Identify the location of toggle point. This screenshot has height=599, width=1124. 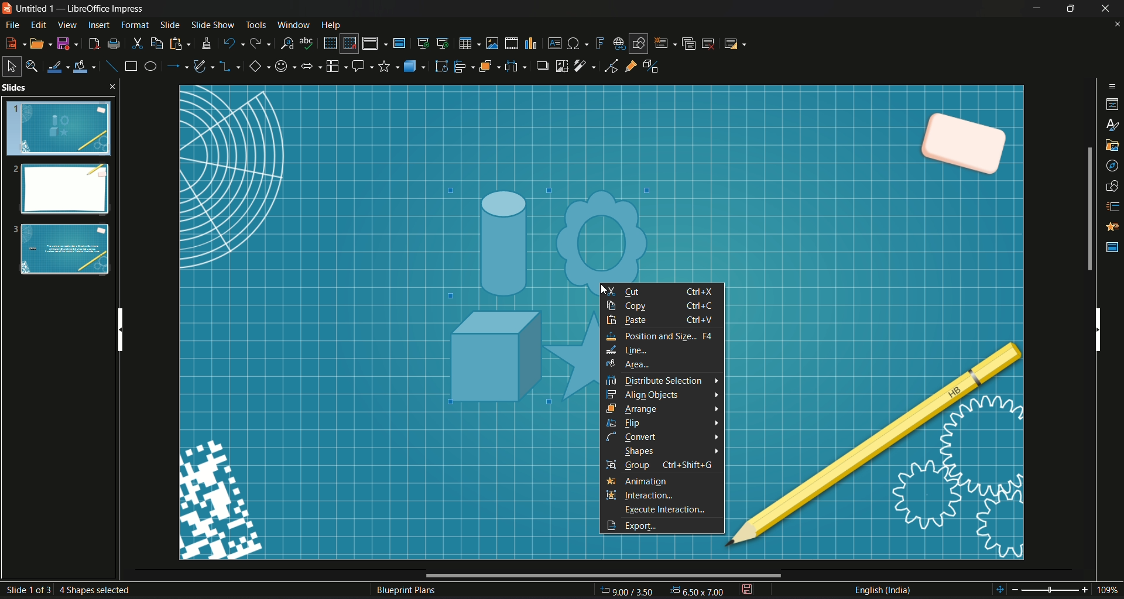
(609, 67).